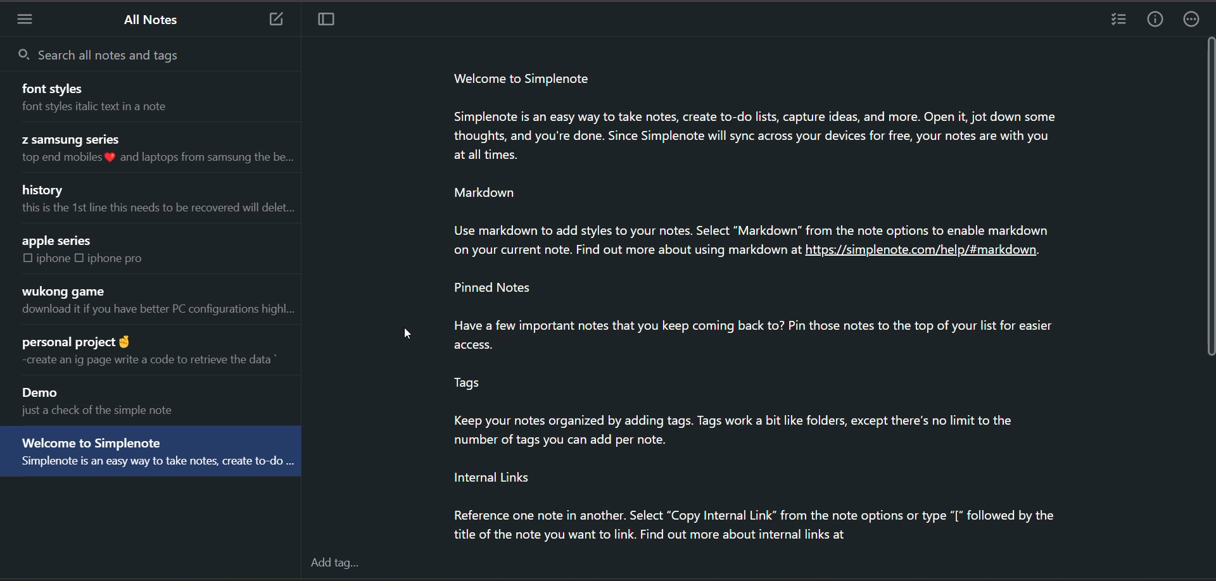 The image size is (1216, 581). Describe the element at coordinates (137, 56) in the screenshot. I see `search` at that location.